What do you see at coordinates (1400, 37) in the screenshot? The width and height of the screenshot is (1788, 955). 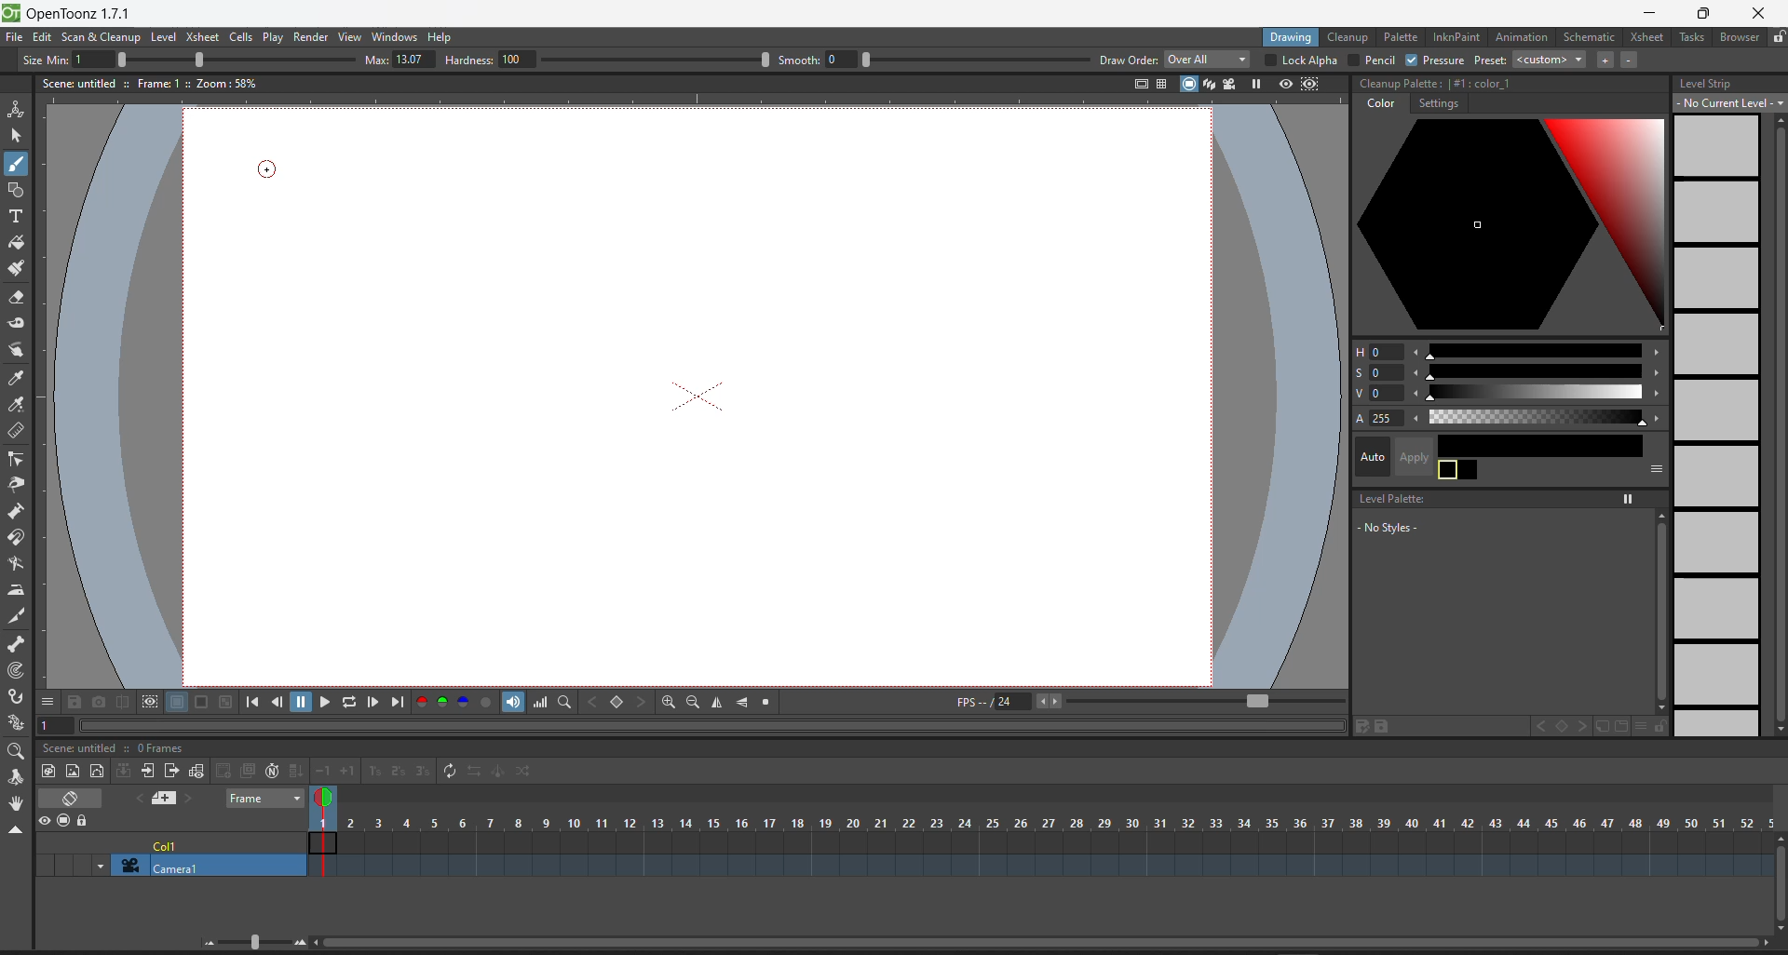 I see `palette` at bounding box center [1400, 37].